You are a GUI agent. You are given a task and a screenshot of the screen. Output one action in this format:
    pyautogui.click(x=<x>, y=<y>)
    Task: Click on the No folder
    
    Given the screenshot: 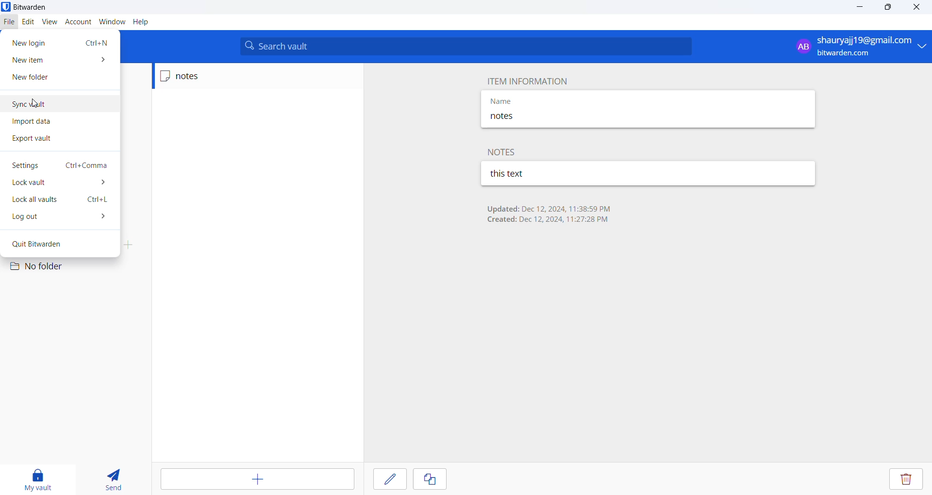 What is the action you would take?
    pyautogui.click(x=45, y=268)
    